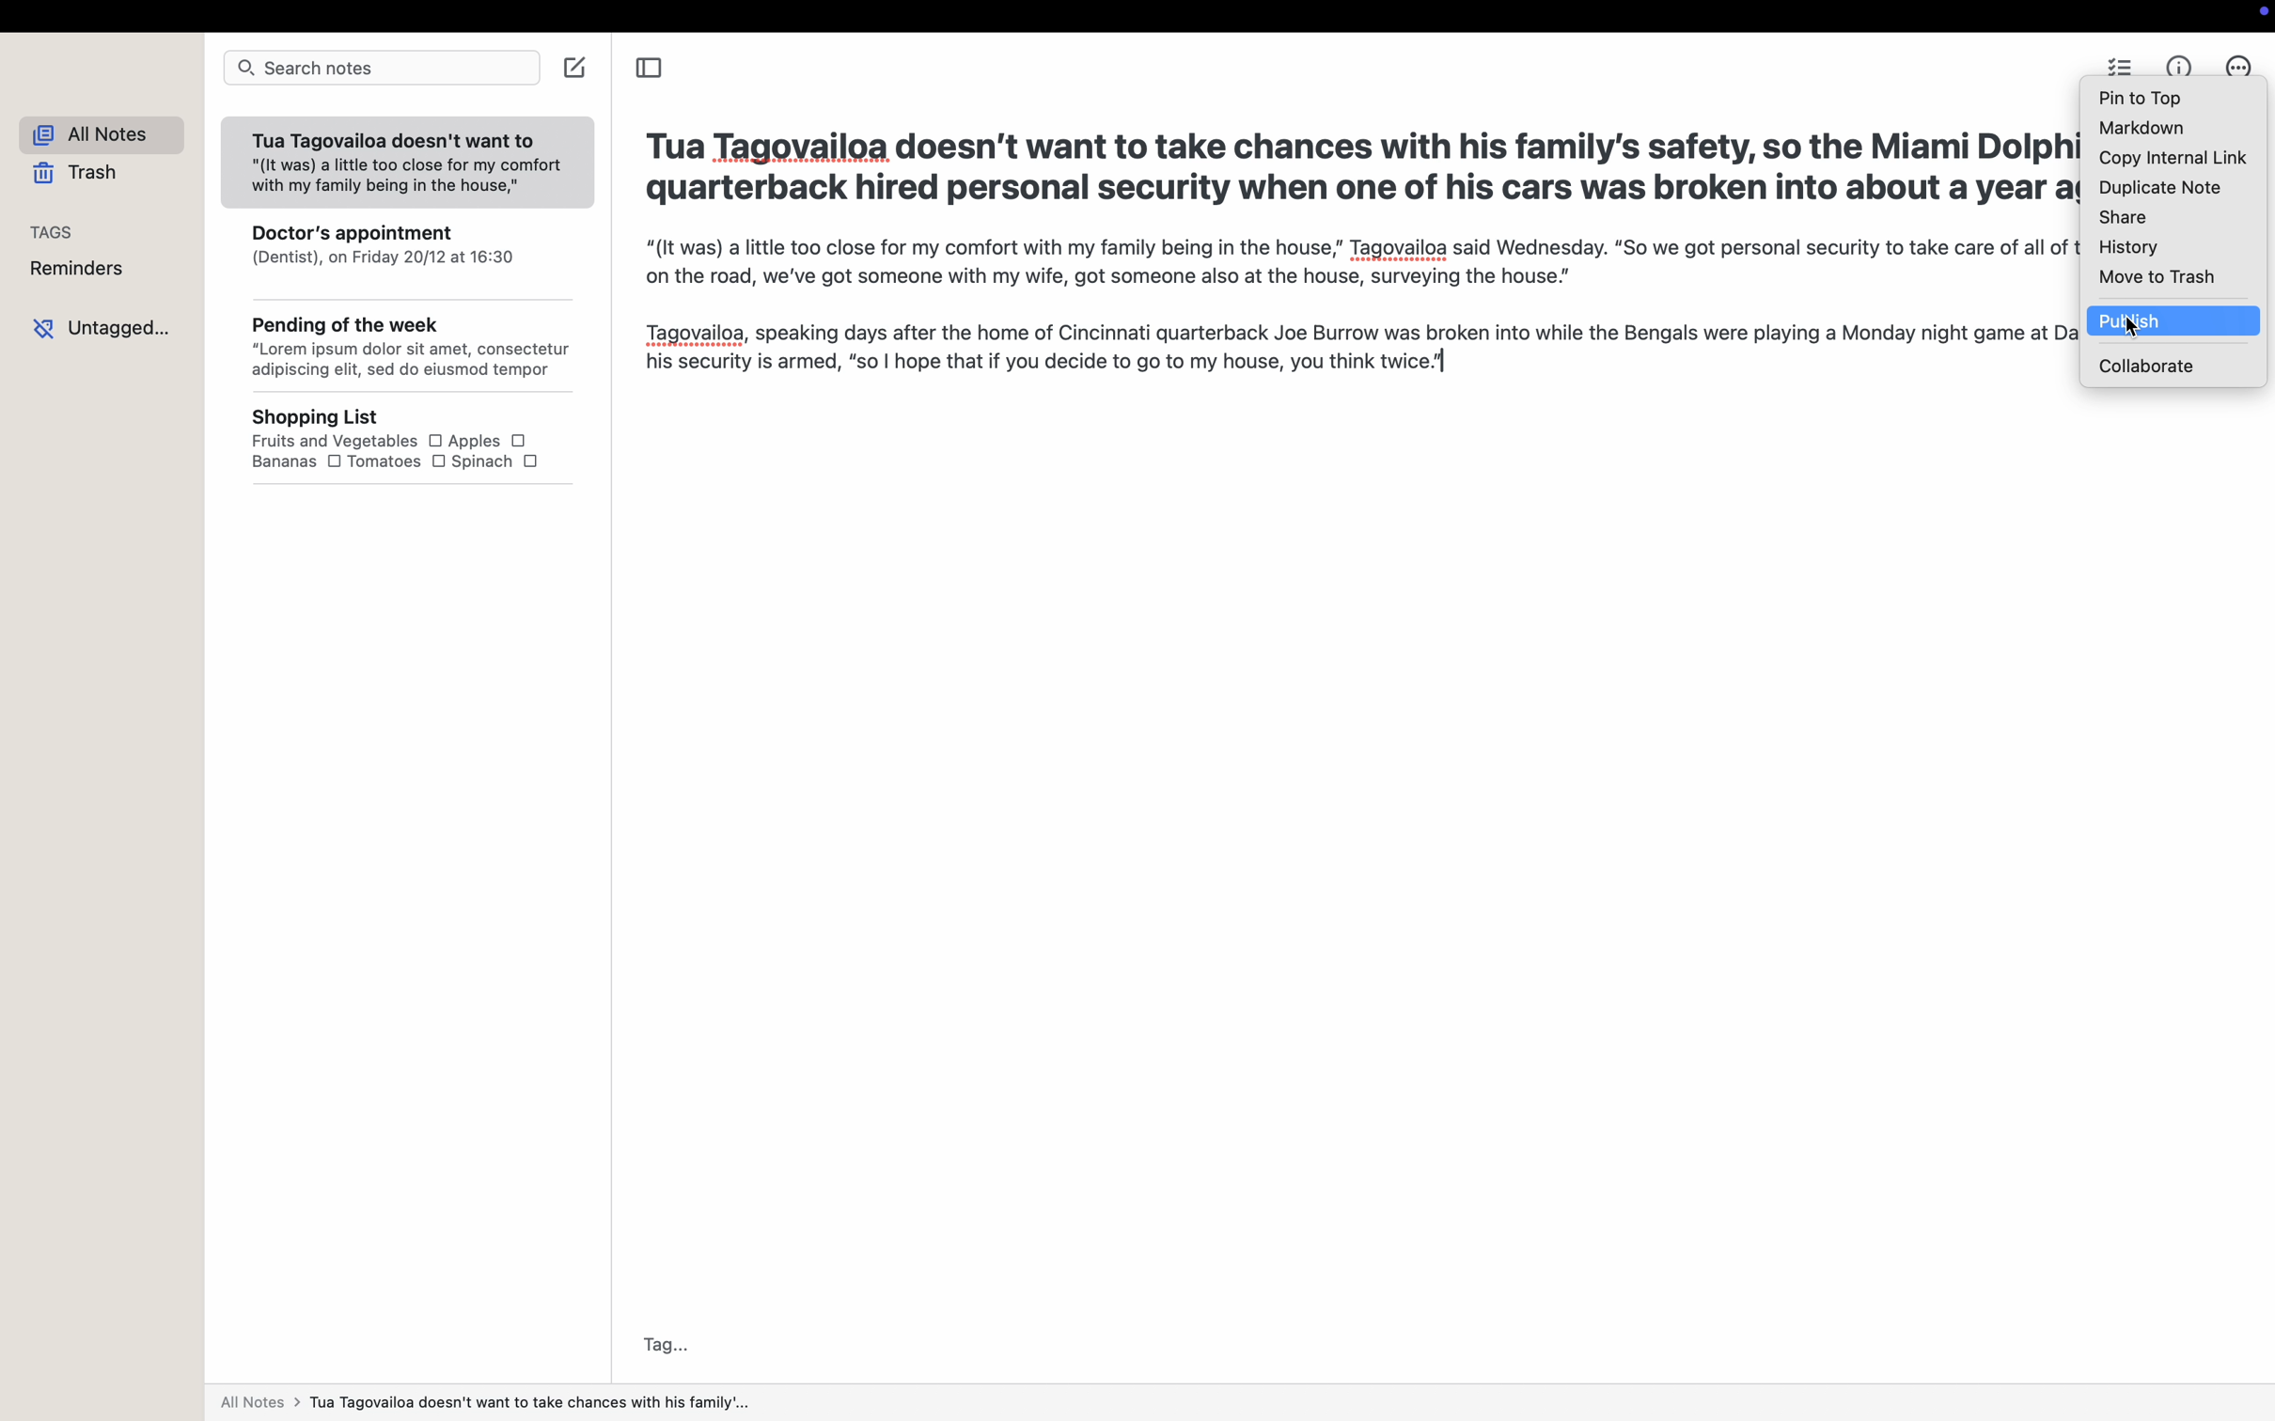 Image resolution: width=2275 pixels, height=1421 pixels. What do you see at coordinates (2120, 66) in the screenshot?
I see `check list` at bounding box center [2120, 66].